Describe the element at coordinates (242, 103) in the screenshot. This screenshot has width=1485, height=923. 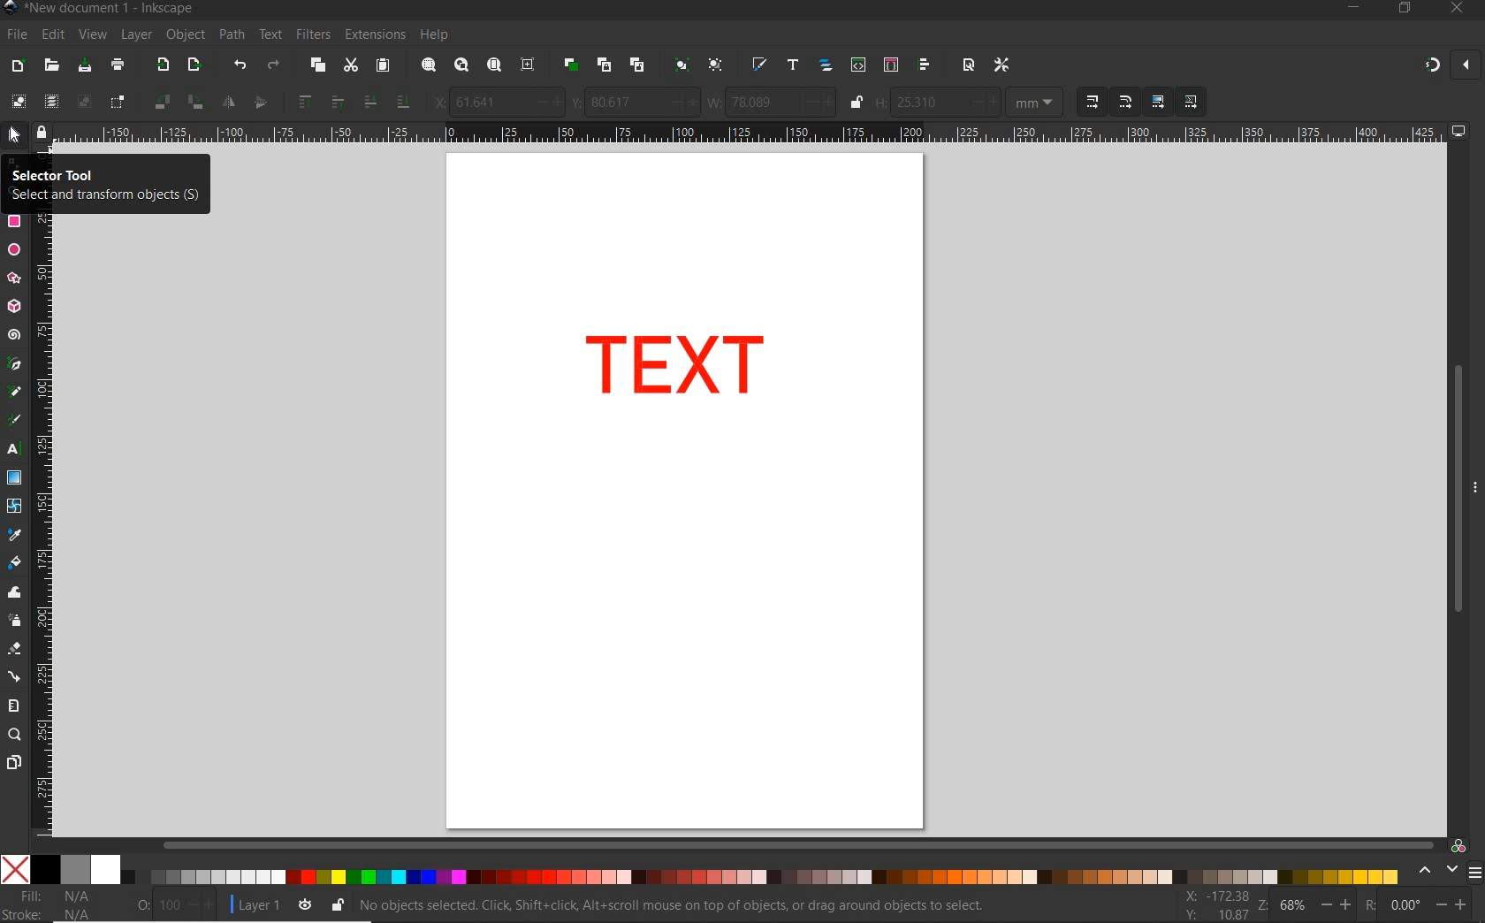
I see `object flip` at that location.